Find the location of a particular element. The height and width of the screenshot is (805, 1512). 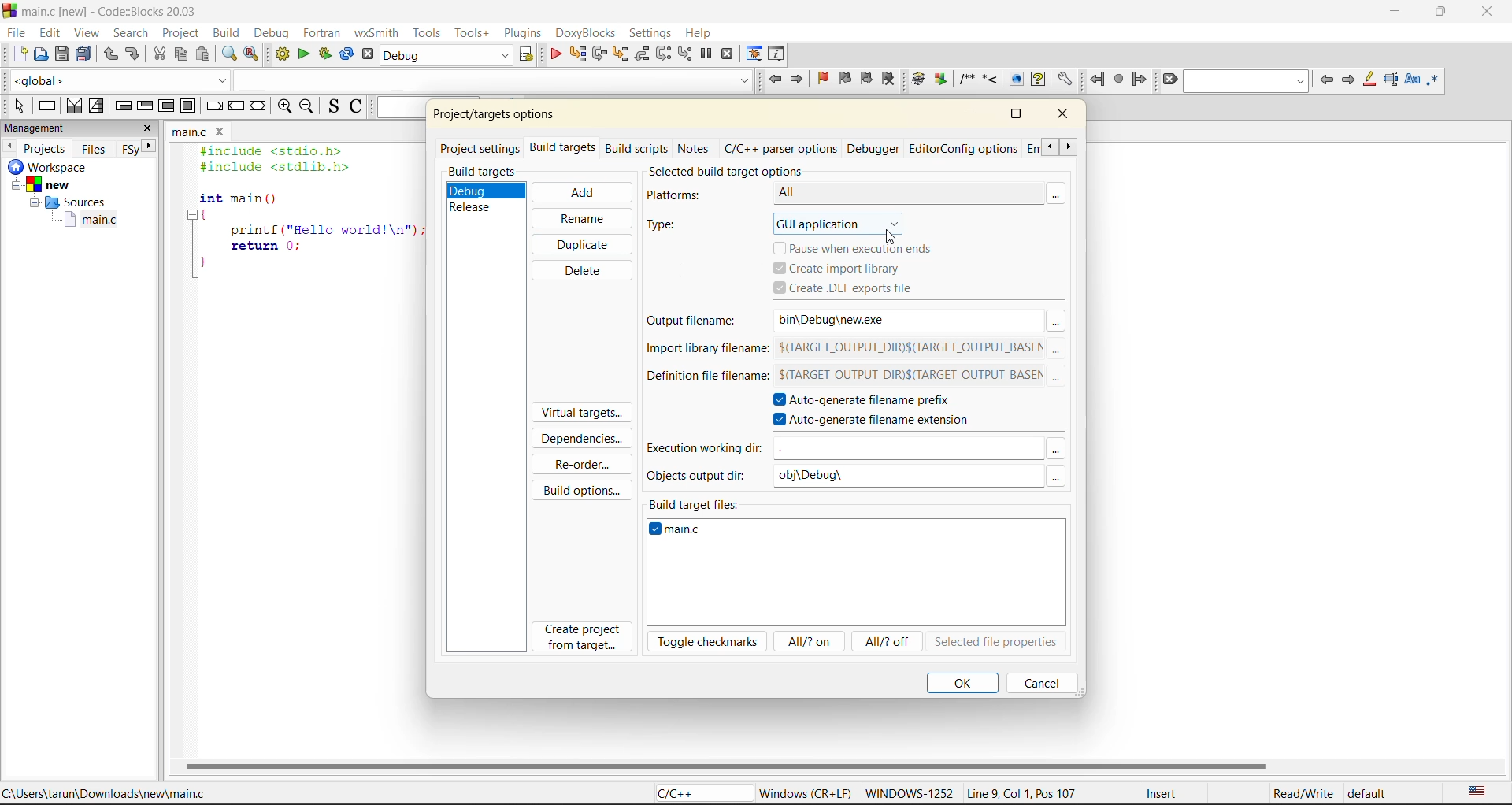

execution working dir is located at coordinates (704, 450).